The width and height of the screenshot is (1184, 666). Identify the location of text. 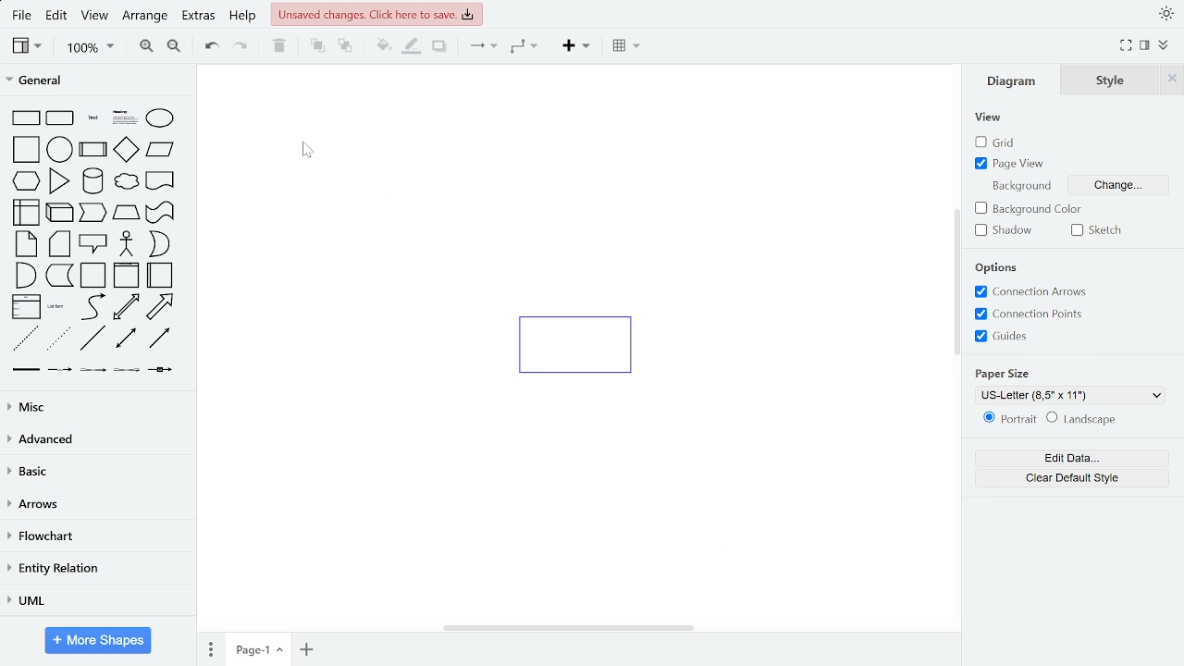
(1020, 186).